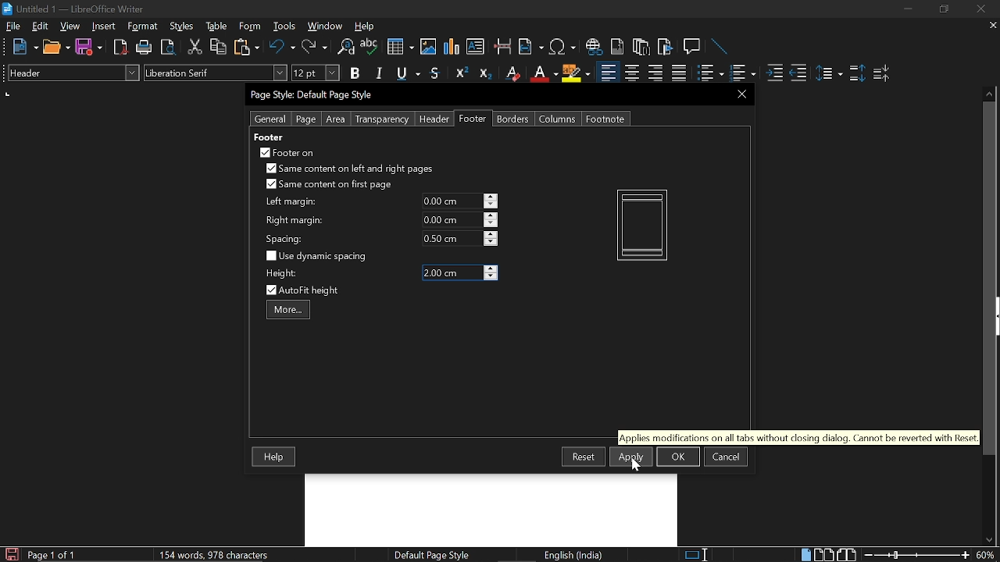  What do you see at coordinates (355, 75) in the screenshot?
I see `Bold` at bounding box center [355, 75].